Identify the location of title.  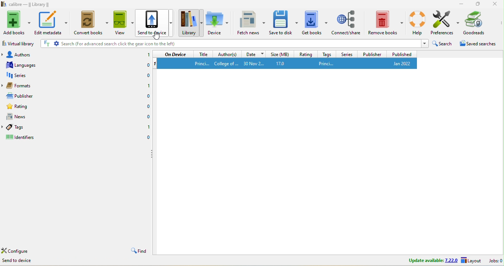
(204, 54).